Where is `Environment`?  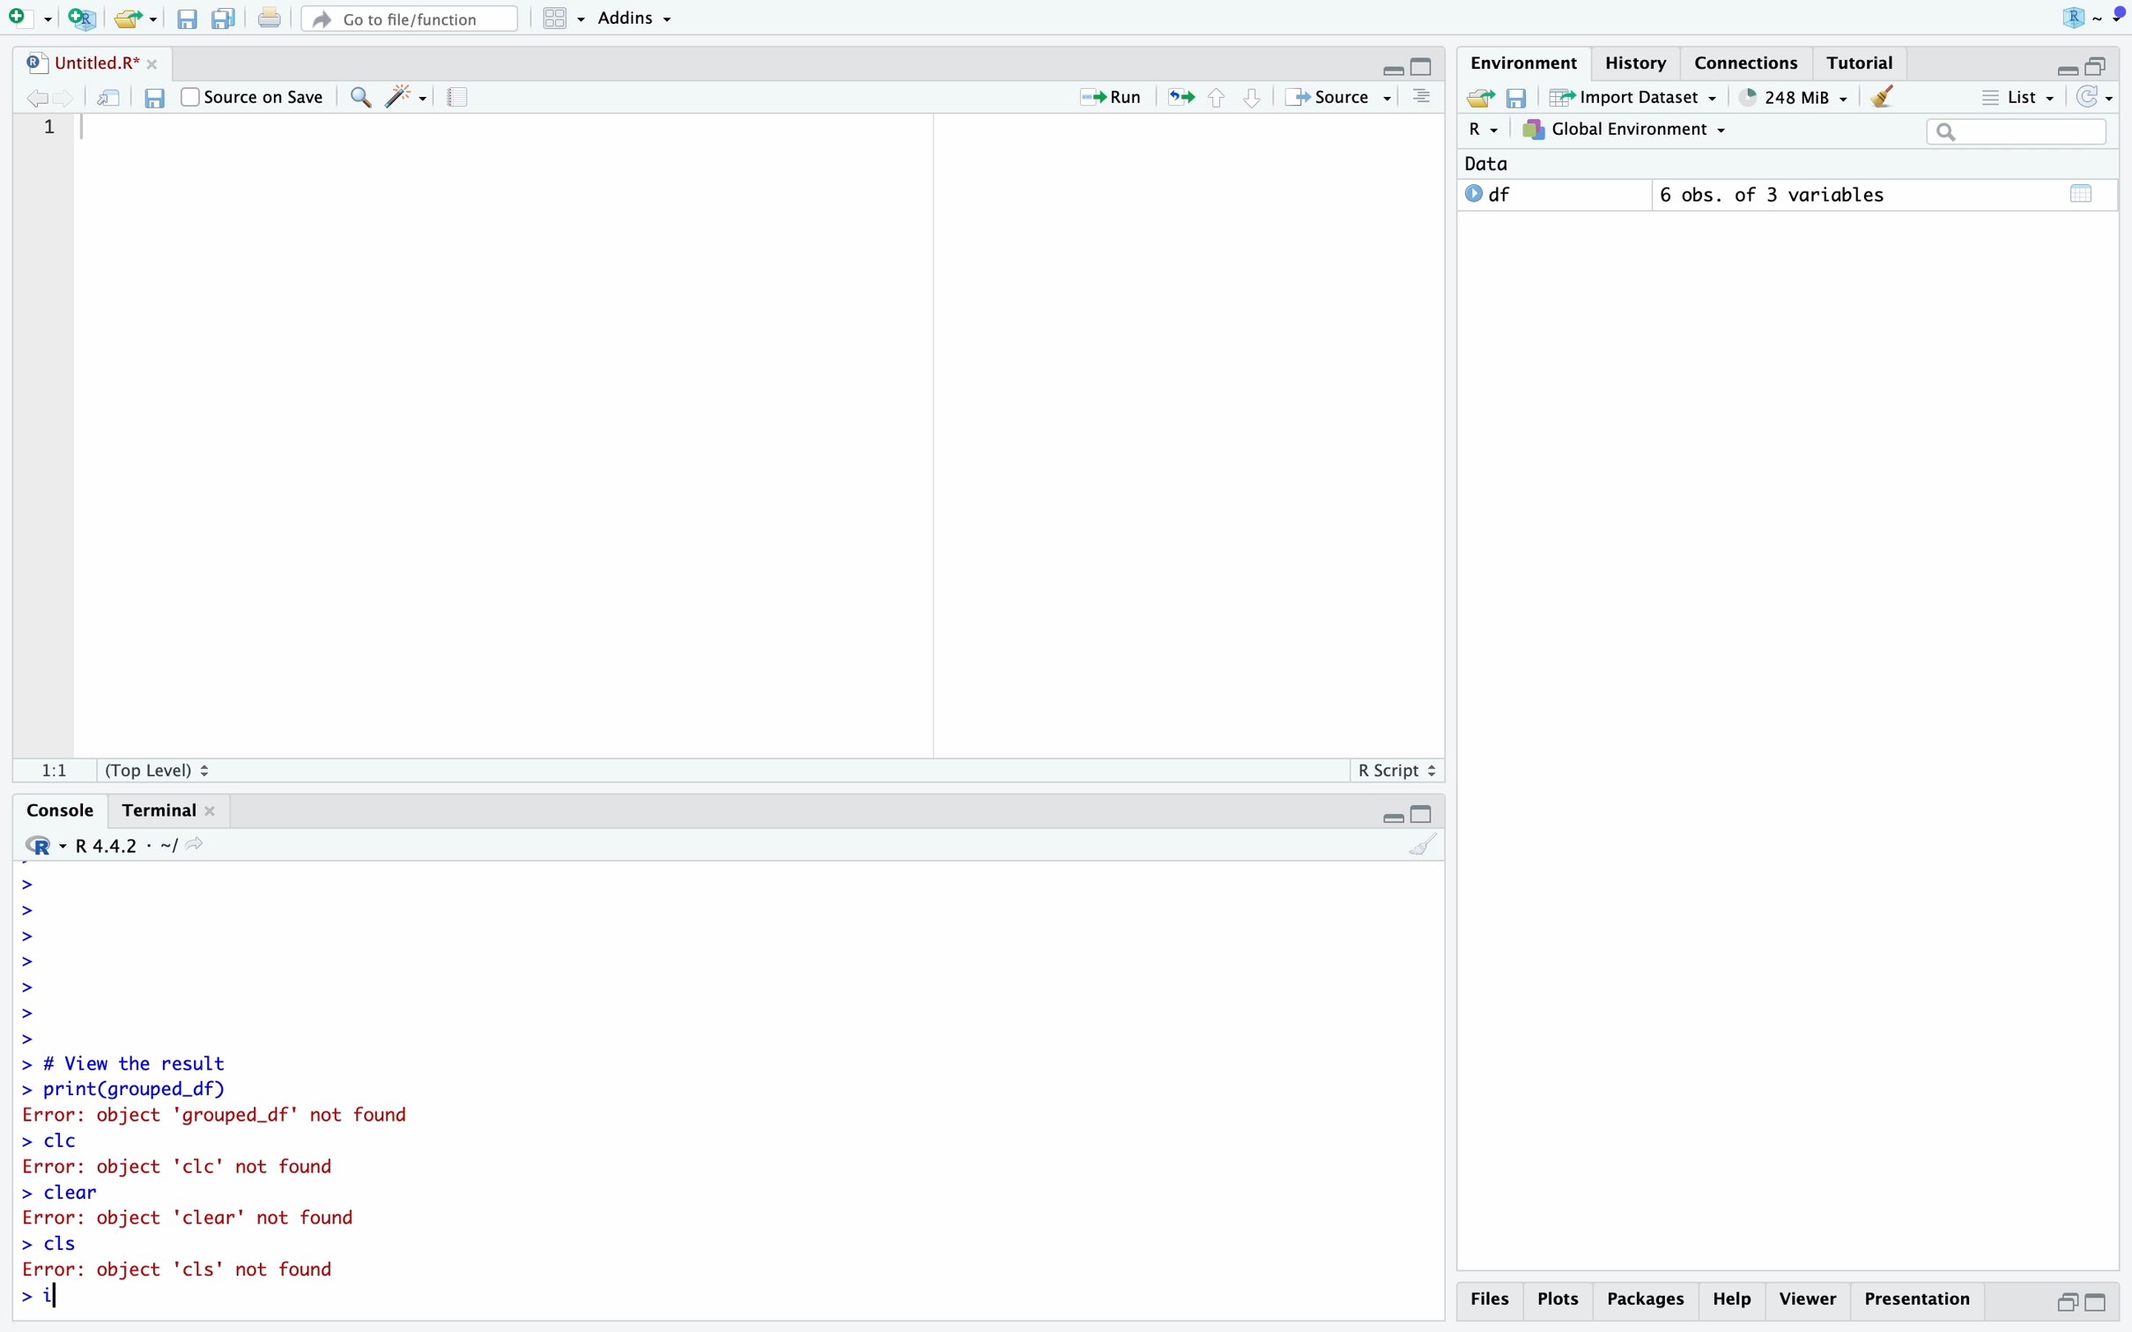
Environment is located at coordinates (1524, 62).